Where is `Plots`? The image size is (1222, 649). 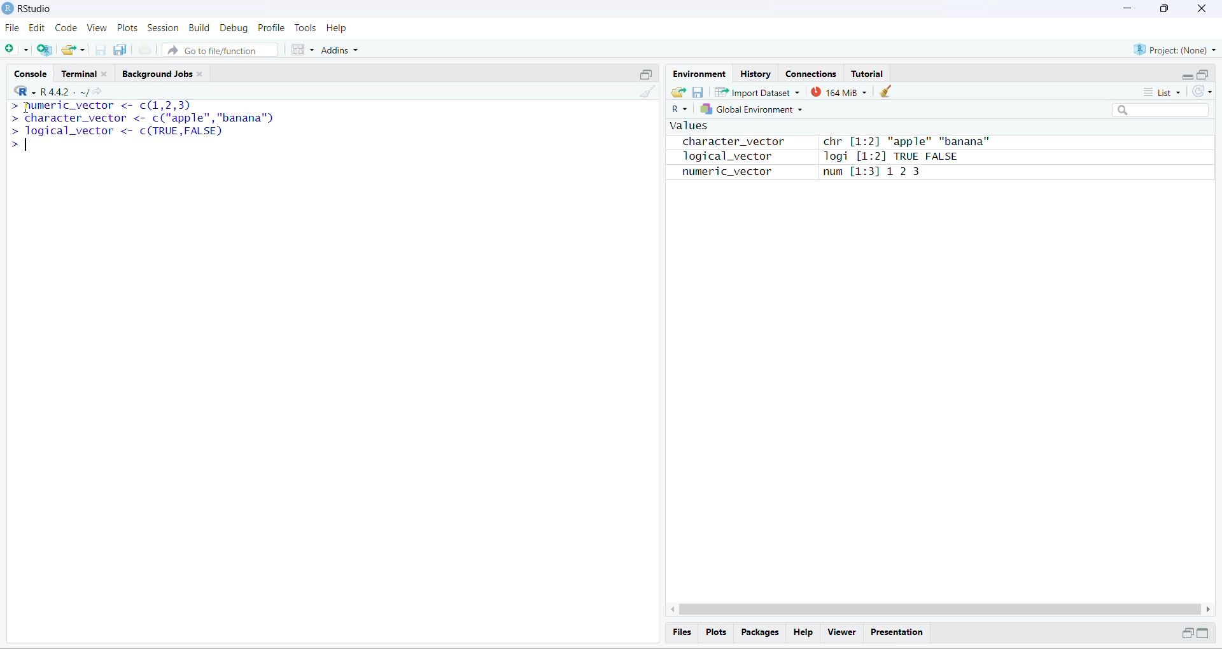 Plots is located at coordinates (715, 631).